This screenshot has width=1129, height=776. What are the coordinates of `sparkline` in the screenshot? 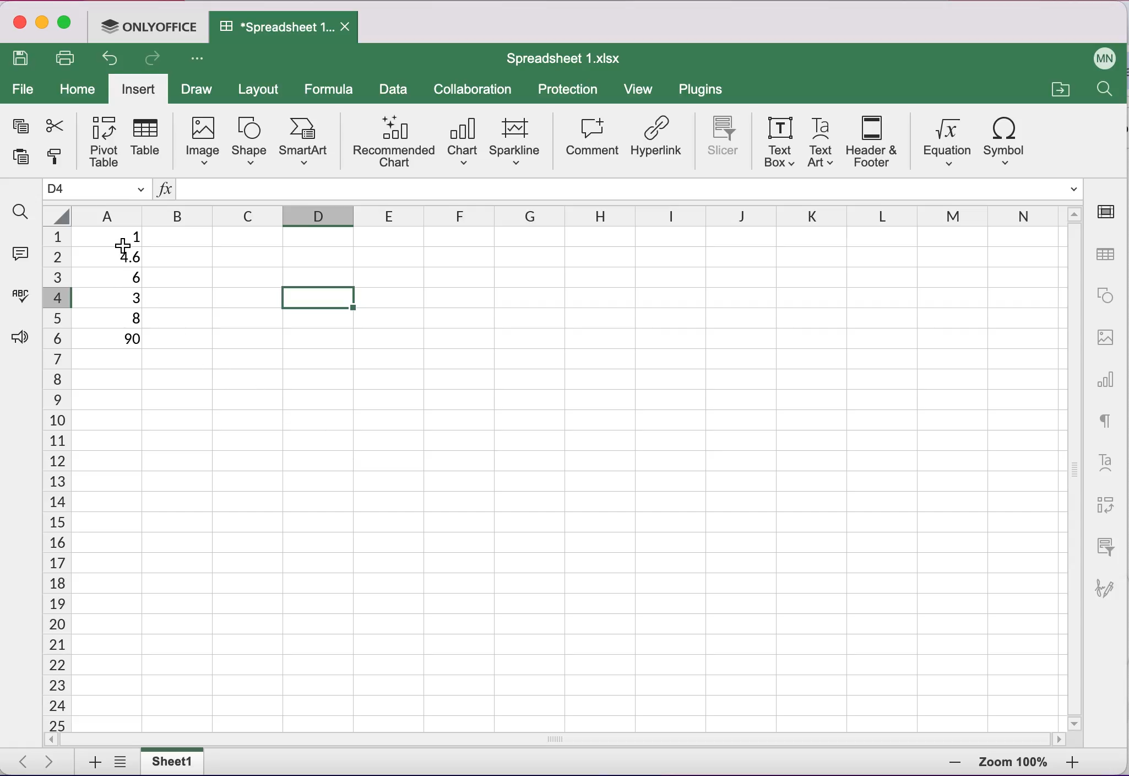 It's located at (516, 141).